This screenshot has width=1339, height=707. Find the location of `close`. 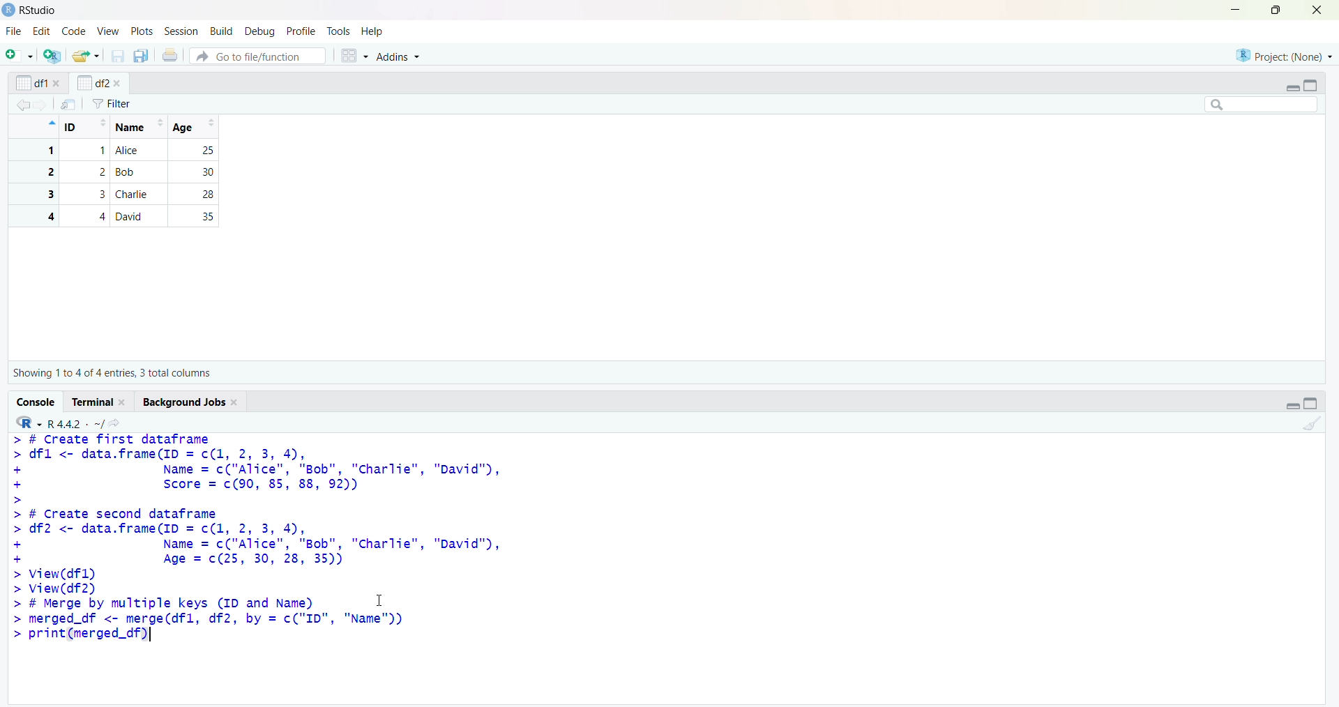

close is located at coordinates (236, 403).